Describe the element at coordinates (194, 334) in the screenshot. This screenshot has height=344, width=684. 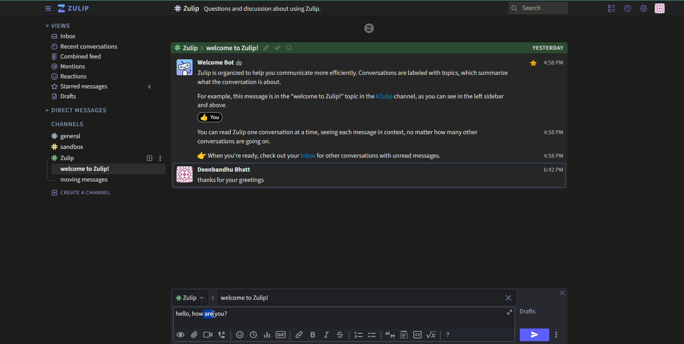
I see `upload files` at that location.